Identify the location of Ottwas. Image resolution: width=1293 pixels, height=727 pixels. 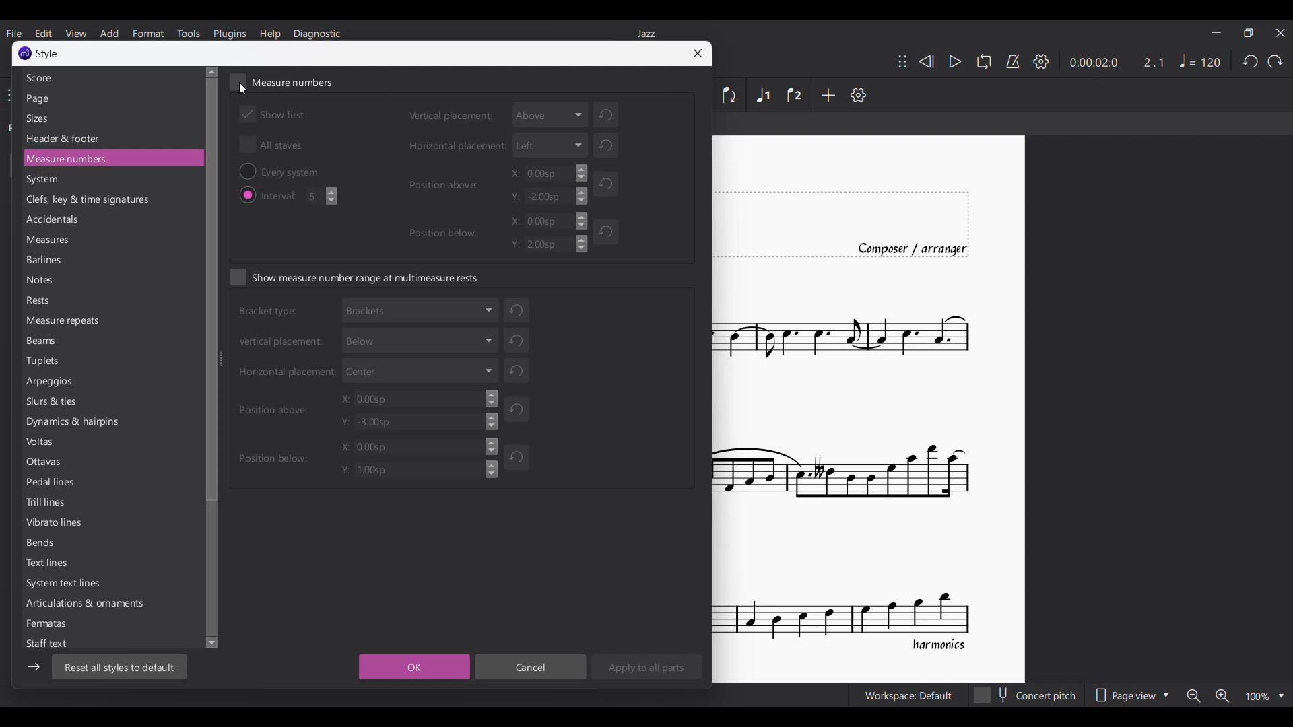
(47, 464).